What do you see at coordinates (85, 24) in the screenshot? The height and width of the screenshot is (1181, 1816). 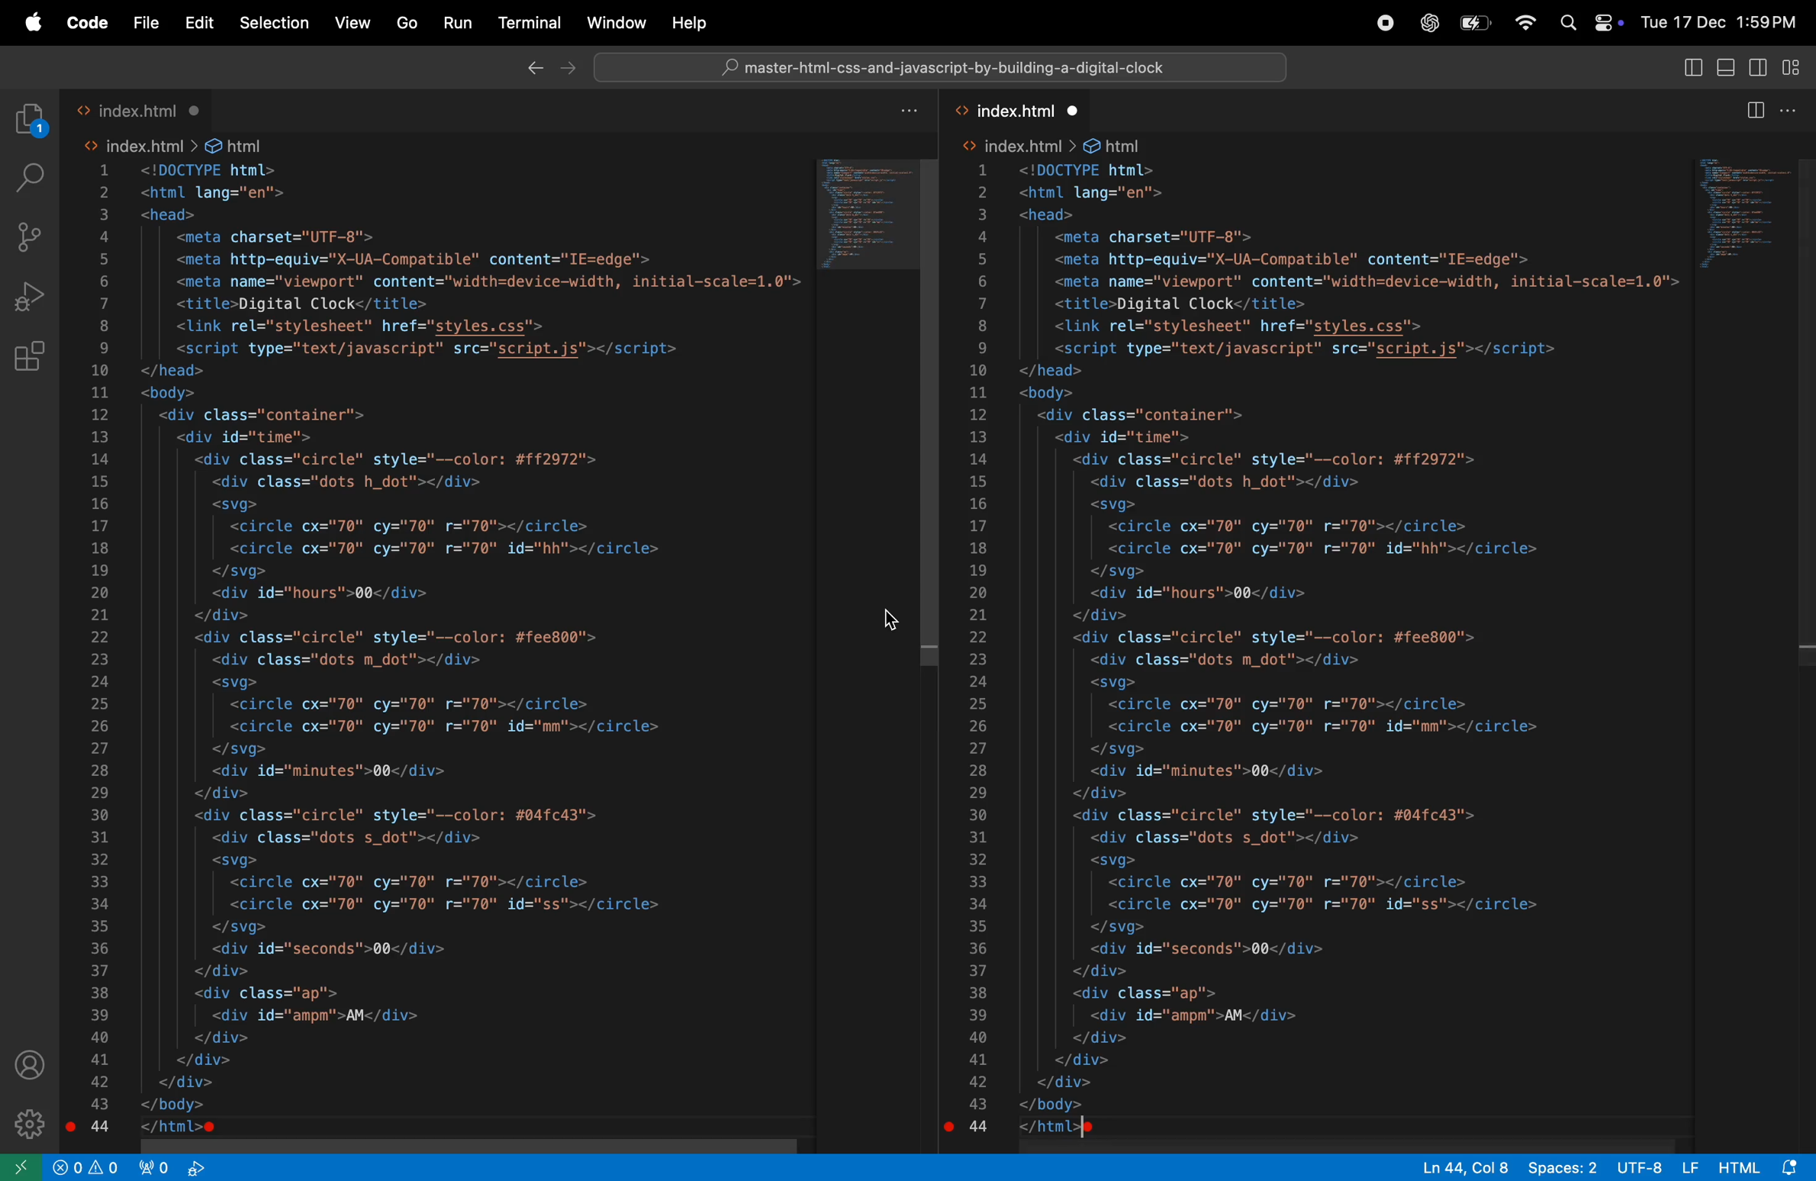 I see `code` at bounding box center [85, 24].